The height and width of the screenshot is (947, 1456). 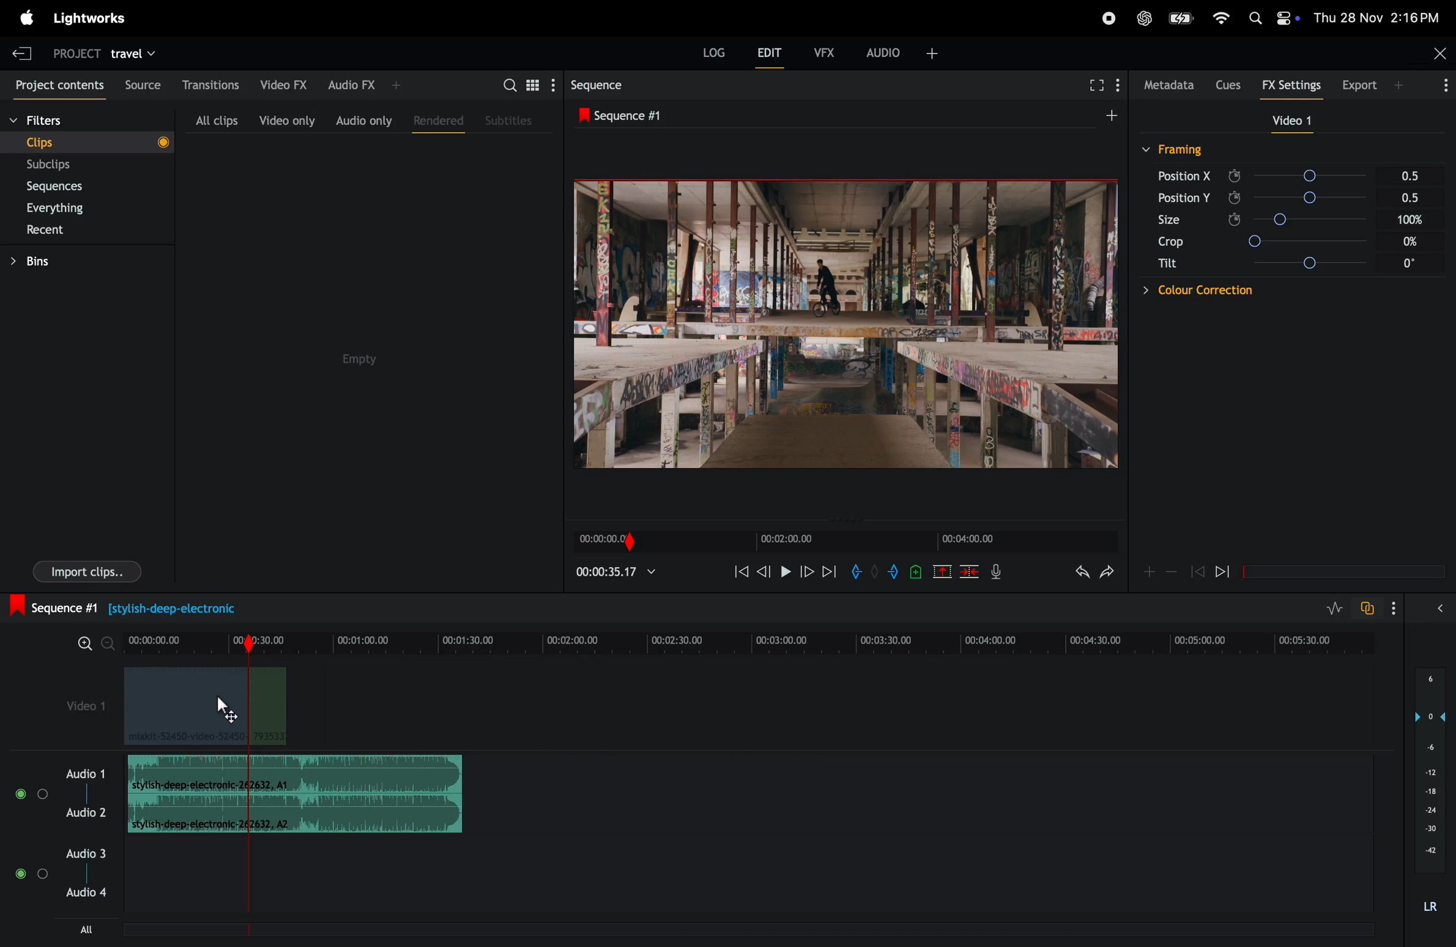 What do you see at coordinates (1107, 575) in the screenshot?
I see `undo` at bounding box center [1107, 575].